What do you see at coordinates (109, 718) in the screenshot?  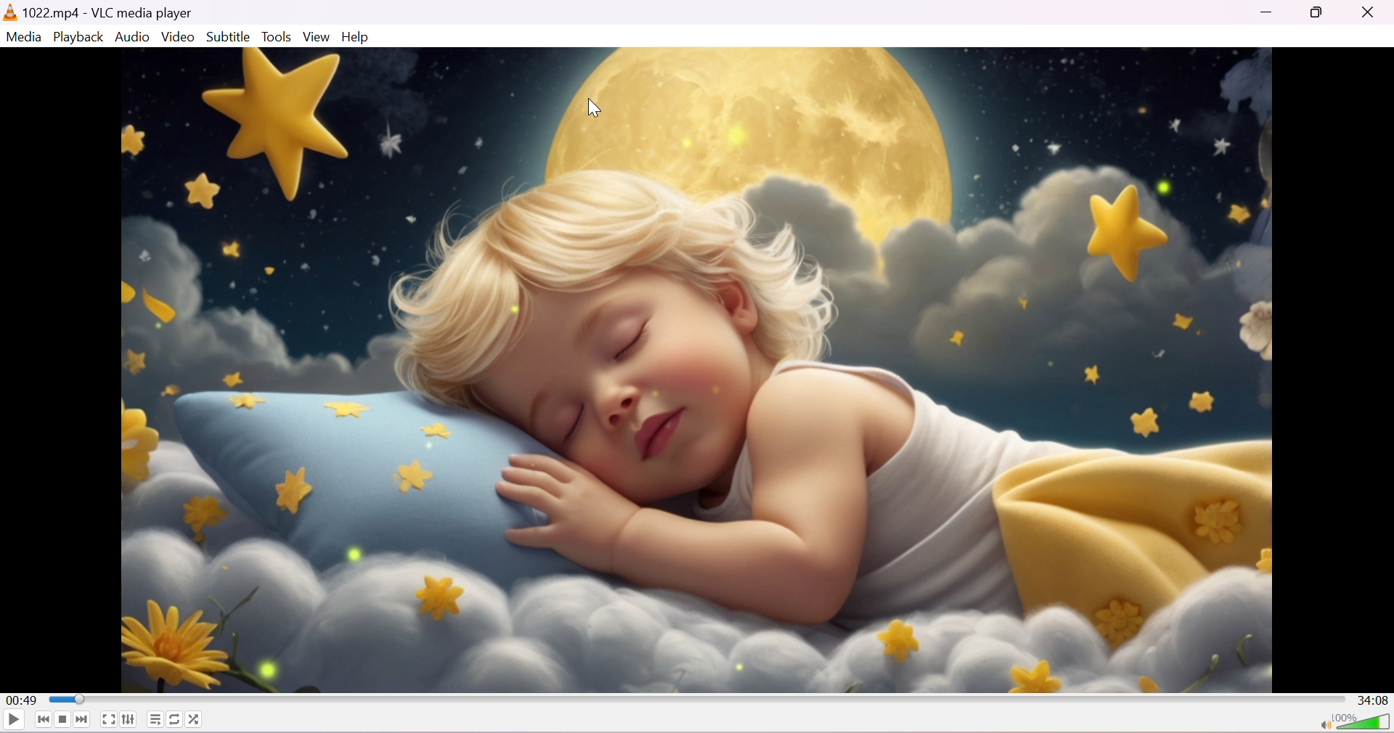 I see `Toggle the video in fullscreen` at bounding box center [109, 718].